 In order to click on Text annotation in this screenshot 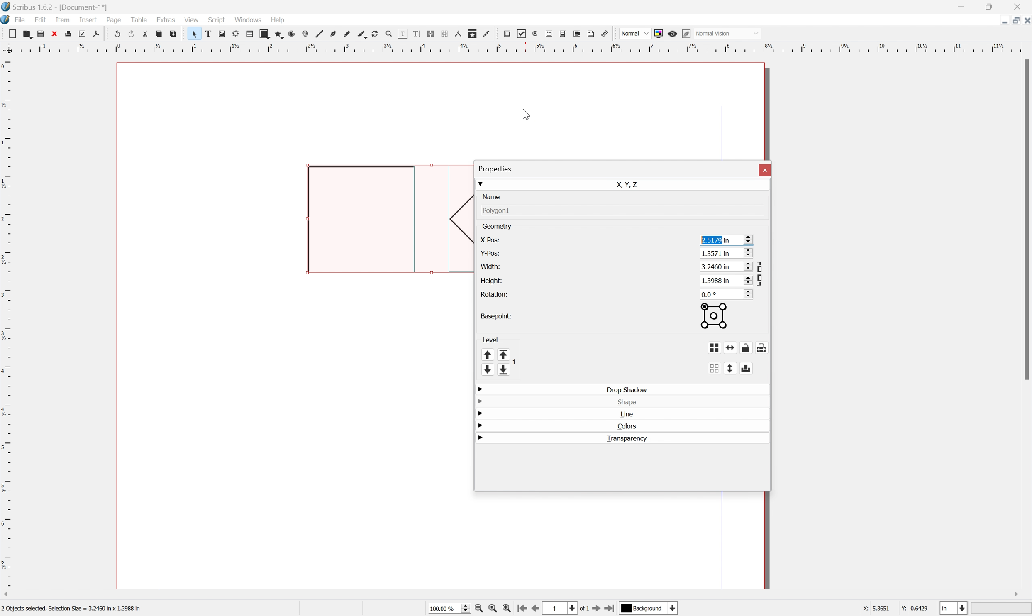, I will do `click(590, 34)`.